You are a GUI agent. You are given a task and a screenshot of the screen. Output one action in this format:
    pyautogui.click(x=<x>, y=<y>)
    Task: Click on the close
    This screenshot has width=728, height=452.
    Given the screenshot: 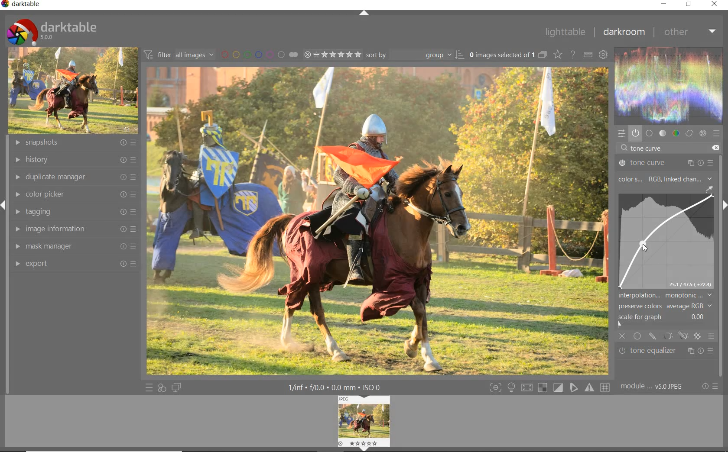 What is the action you would take?
    pyautogui.click(x=623, y=337)
    